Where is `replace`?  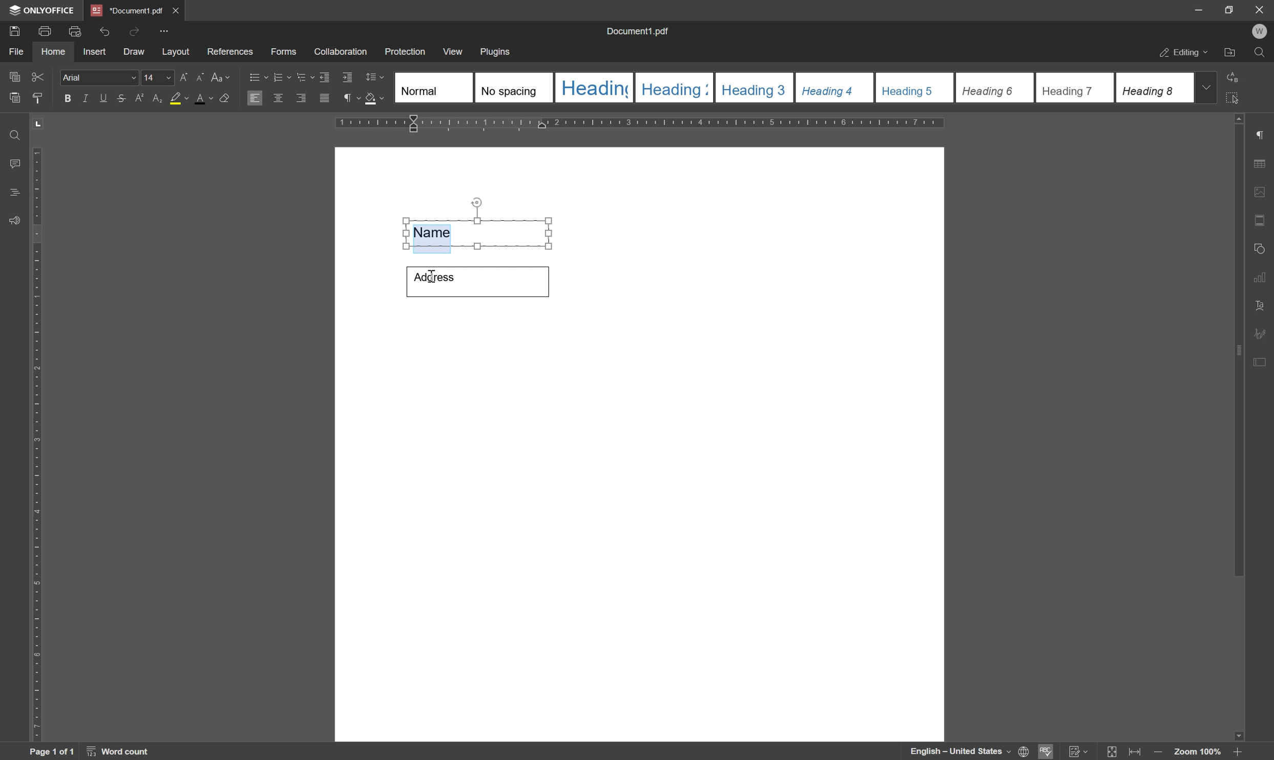
replace is located at coordinates (1234, 75).